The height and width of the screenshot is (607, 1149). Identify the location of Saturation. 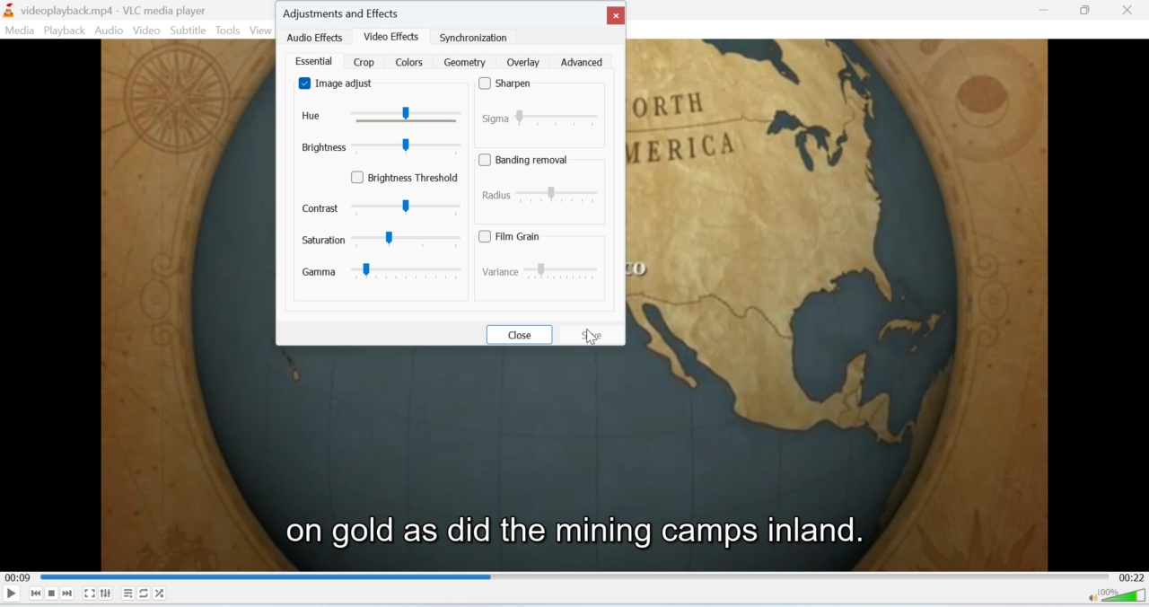
(383, 241).